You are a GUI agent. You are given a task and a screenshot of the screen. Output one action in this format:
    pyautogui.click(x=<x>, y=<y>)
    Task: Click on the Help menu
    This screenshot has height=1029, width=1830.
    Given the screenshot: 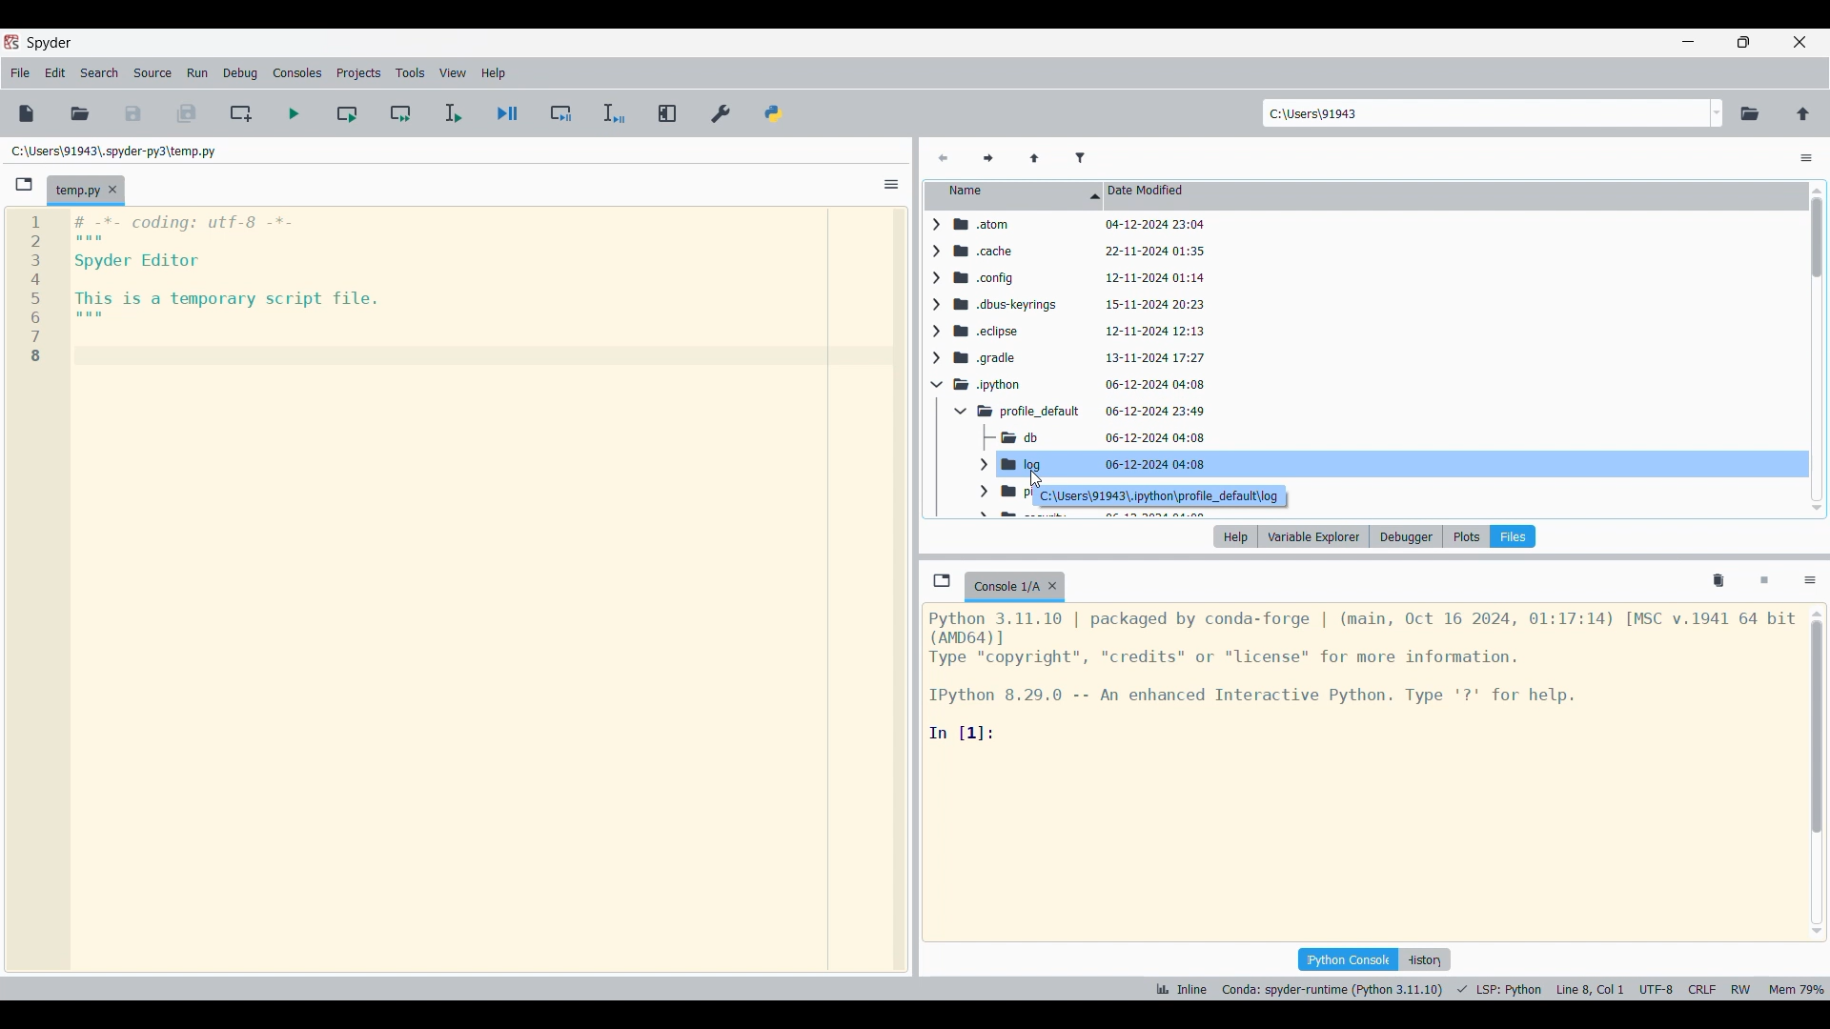 What is the action you would take?
    pyautogui.click(x=493, y=73)
    